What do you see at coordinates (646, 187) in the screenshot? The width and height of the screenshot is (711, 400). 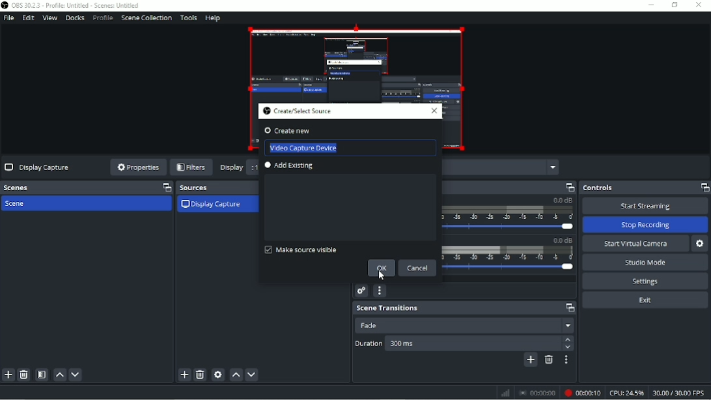 I see `Controls` at bounding box center [646, 187].